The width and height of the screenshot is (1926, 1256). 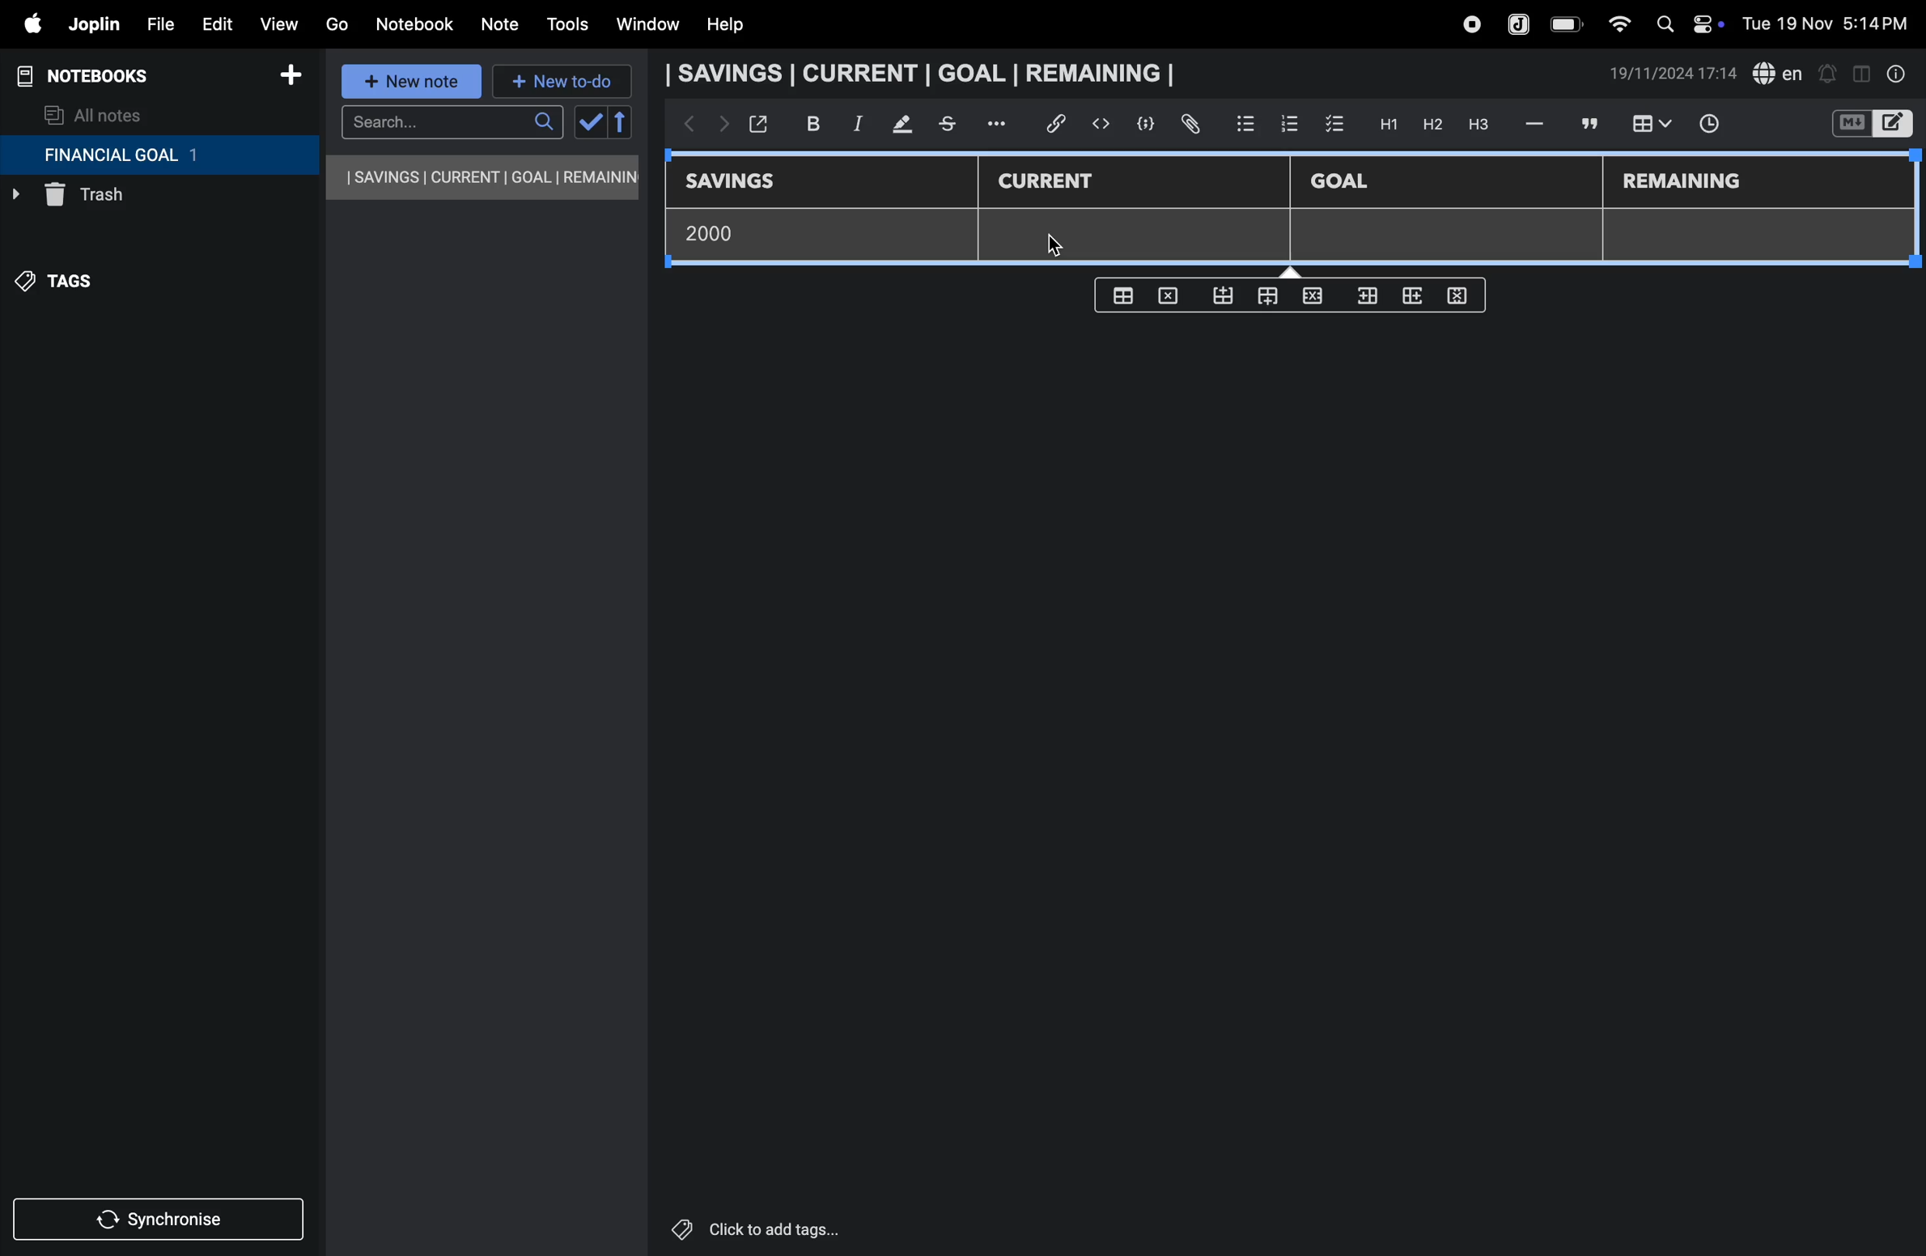 What do you see at coordinates (1335, 125) in the screenshot?
I see `check box` at bounding box center [1335, 125].